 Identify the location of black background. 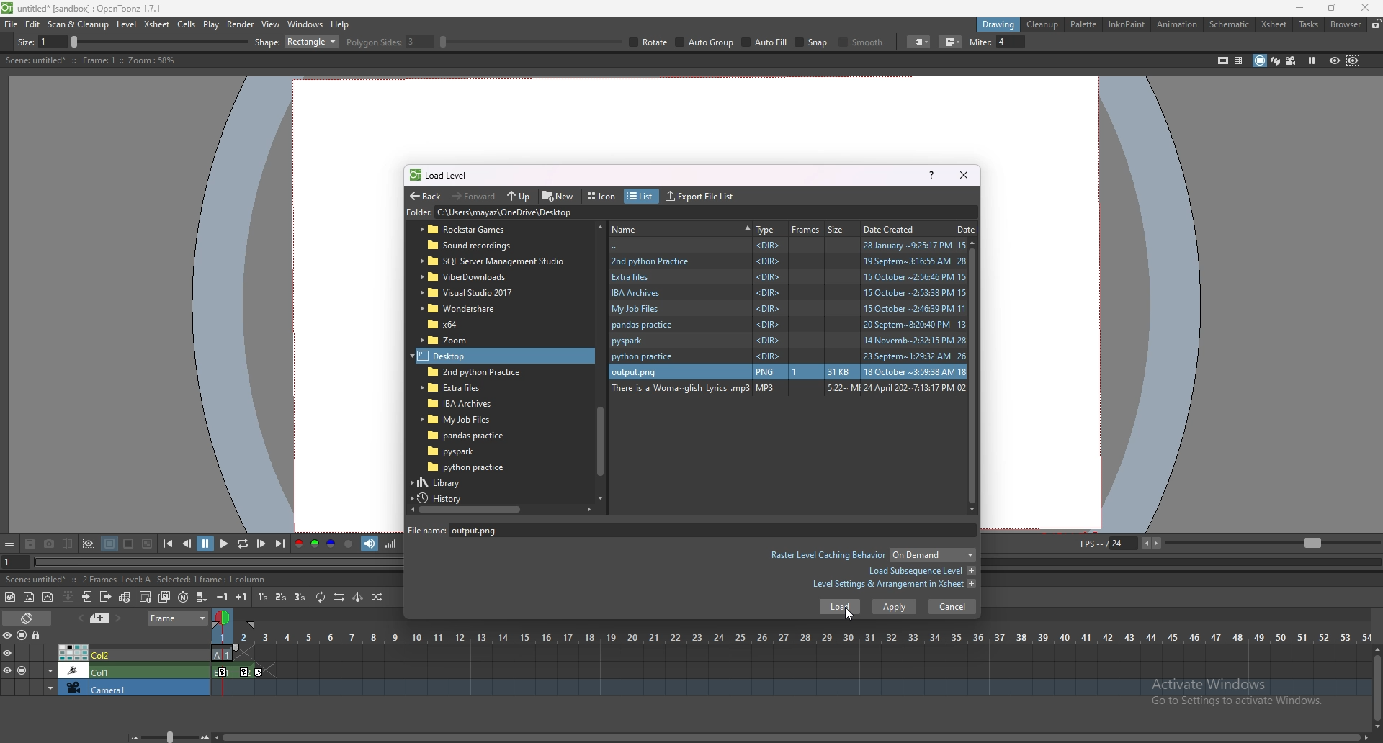
(109, 544).